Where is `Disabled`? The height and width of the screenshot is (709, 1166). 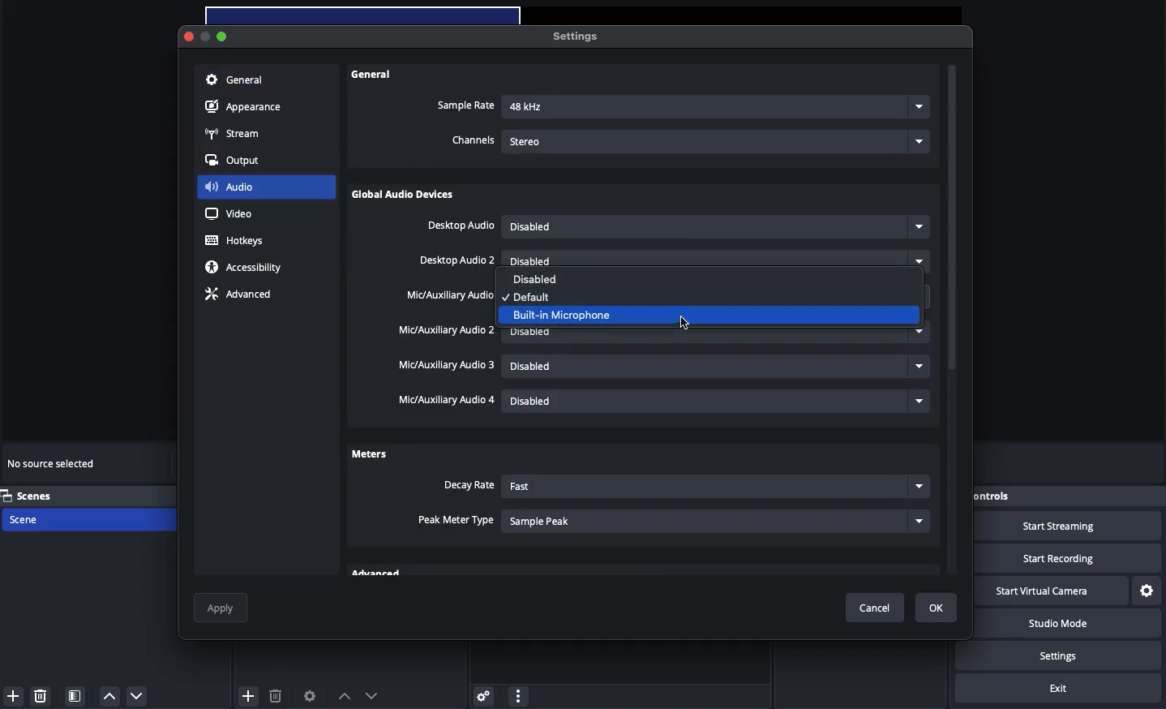 Disabled is located at coordinates (715, 330).